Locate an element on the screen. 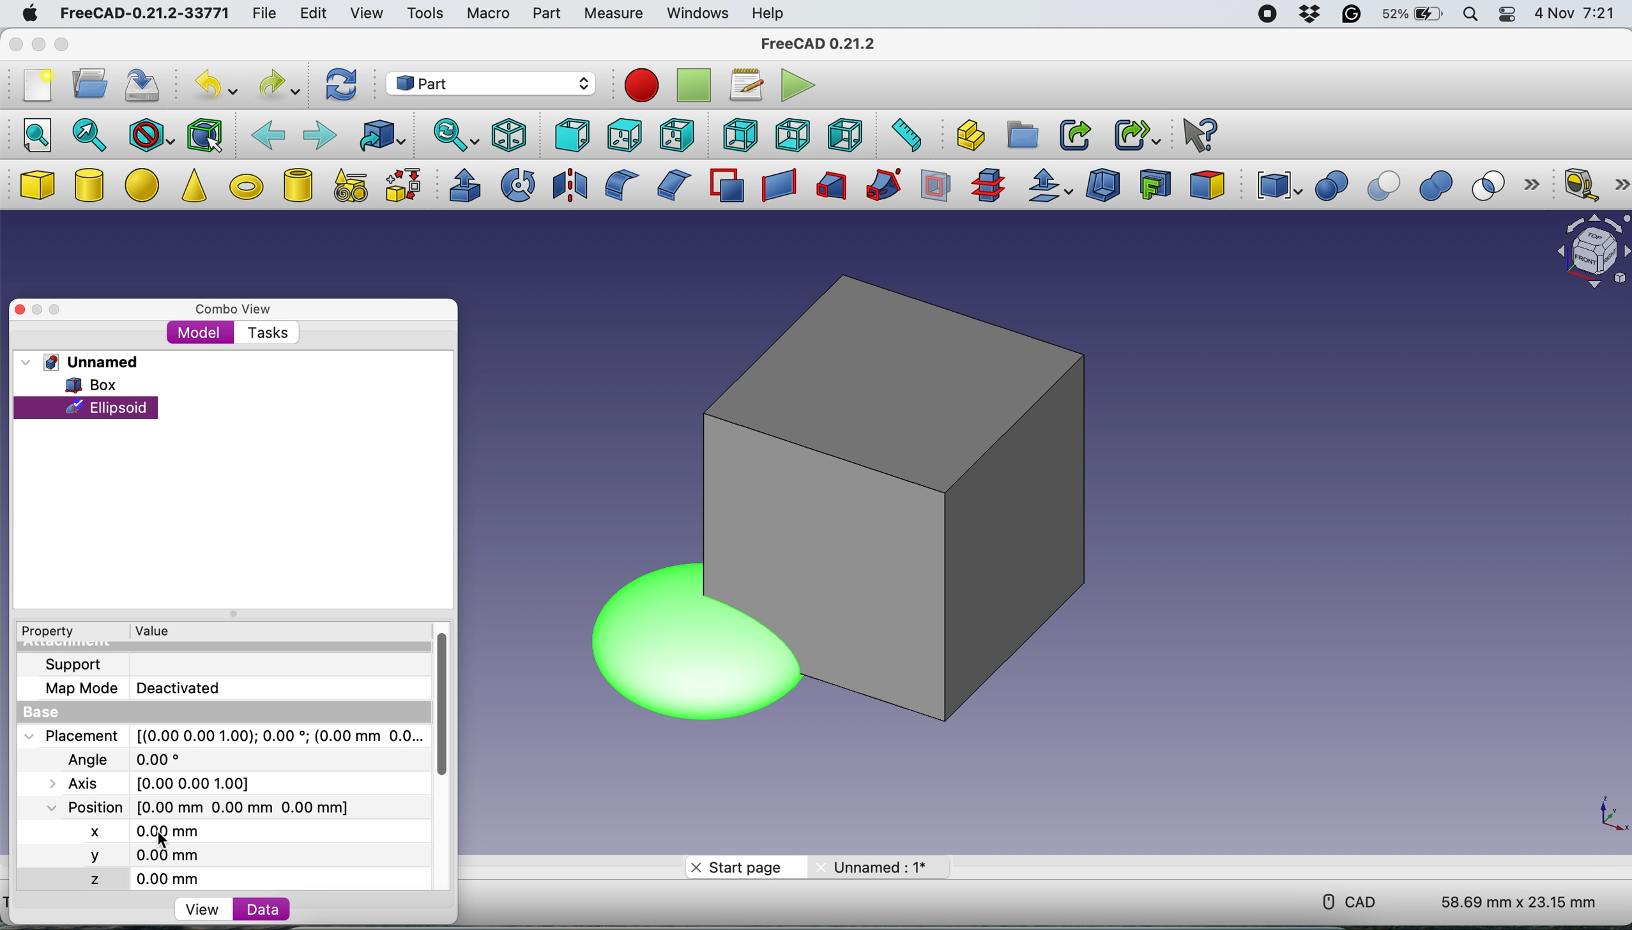 This screenshot has height=930, width=1632. Unnamed: 1* is located at coordinates (869, 866).